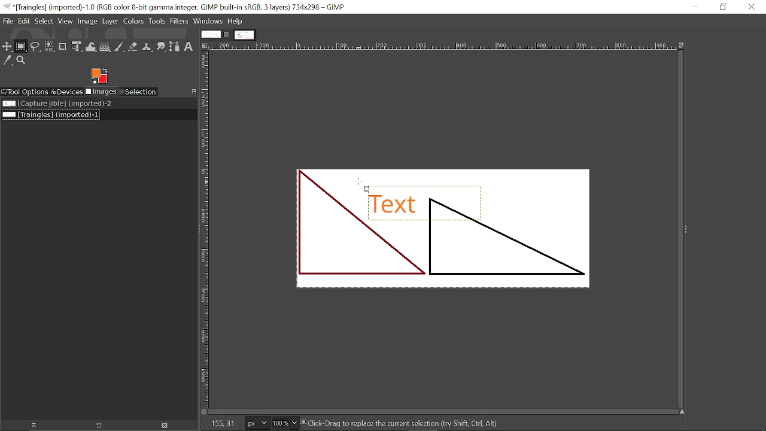 The width and height of the screenshot is (766, 431). What do you see at coordinates (425, 230) in the screenshot?
I see `Current Image` at bounding box center [425, 230].